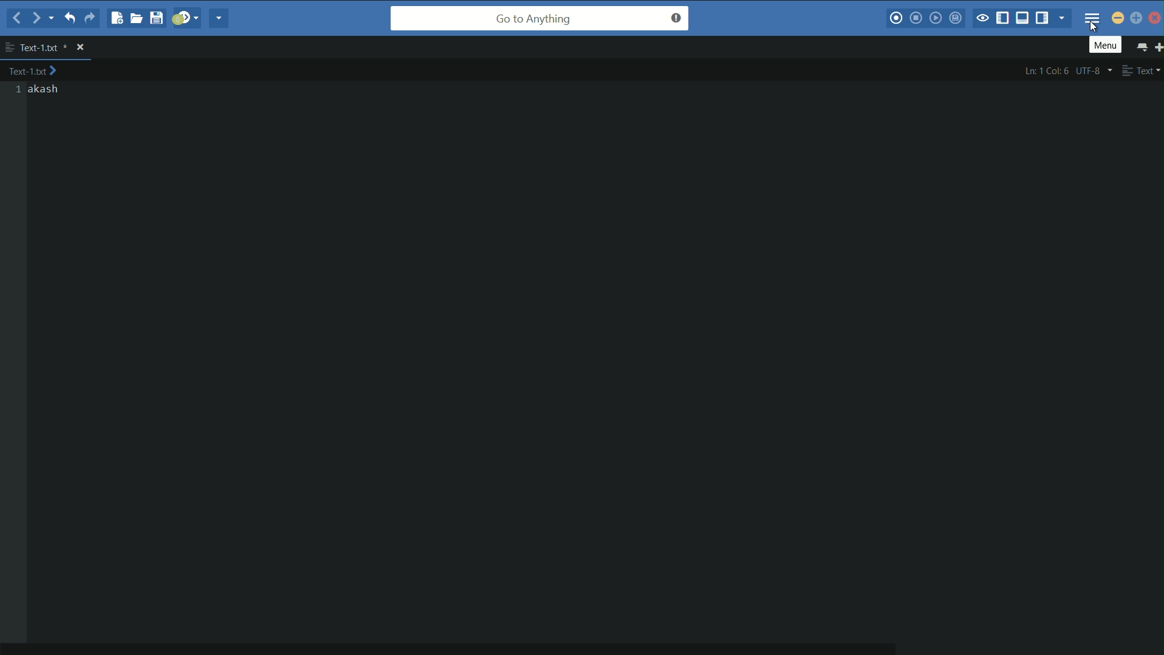  I want to click on more options, so click(9, 47).